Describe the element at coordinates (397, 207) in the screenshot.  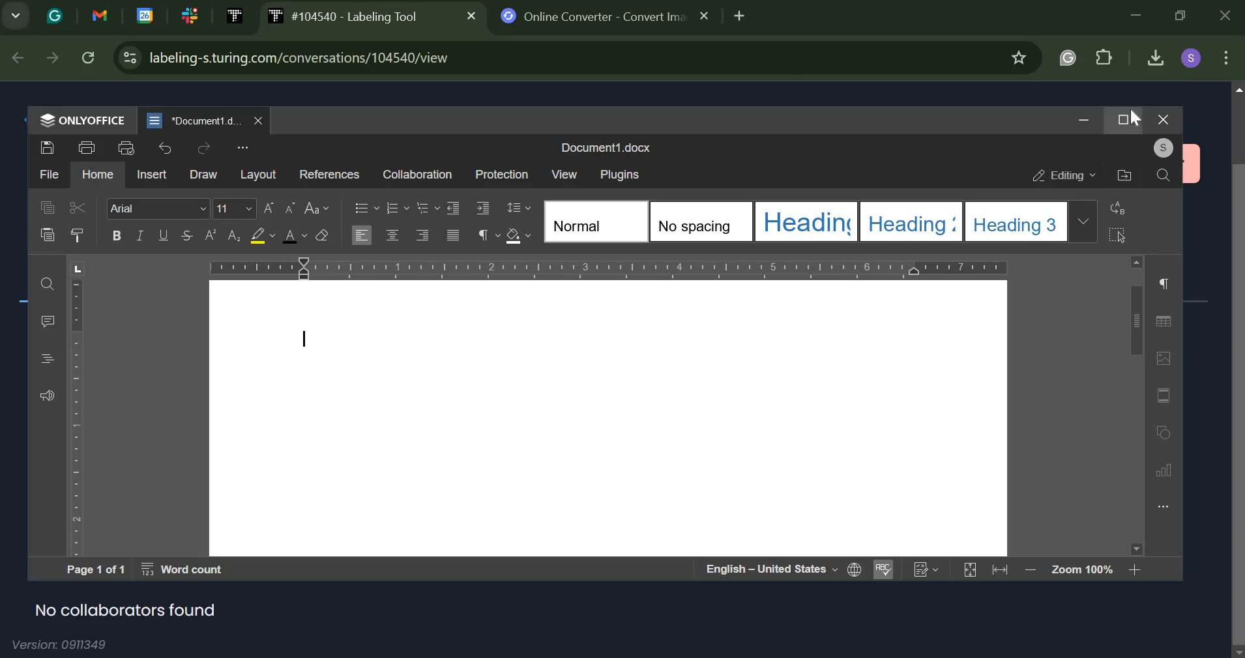
I see `numbering` at that location.